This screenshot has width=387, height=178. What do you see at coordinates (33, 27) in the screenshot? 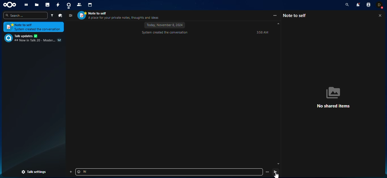
I see `note` at bounding box center [33, 27].